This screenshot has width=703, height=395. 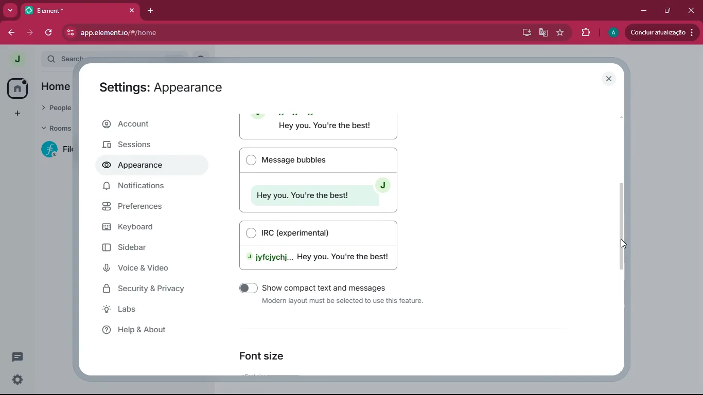 What do you see at coordinates (137, 146) in the screenshot?
I see `sessions` at bounding box center [137, 146].